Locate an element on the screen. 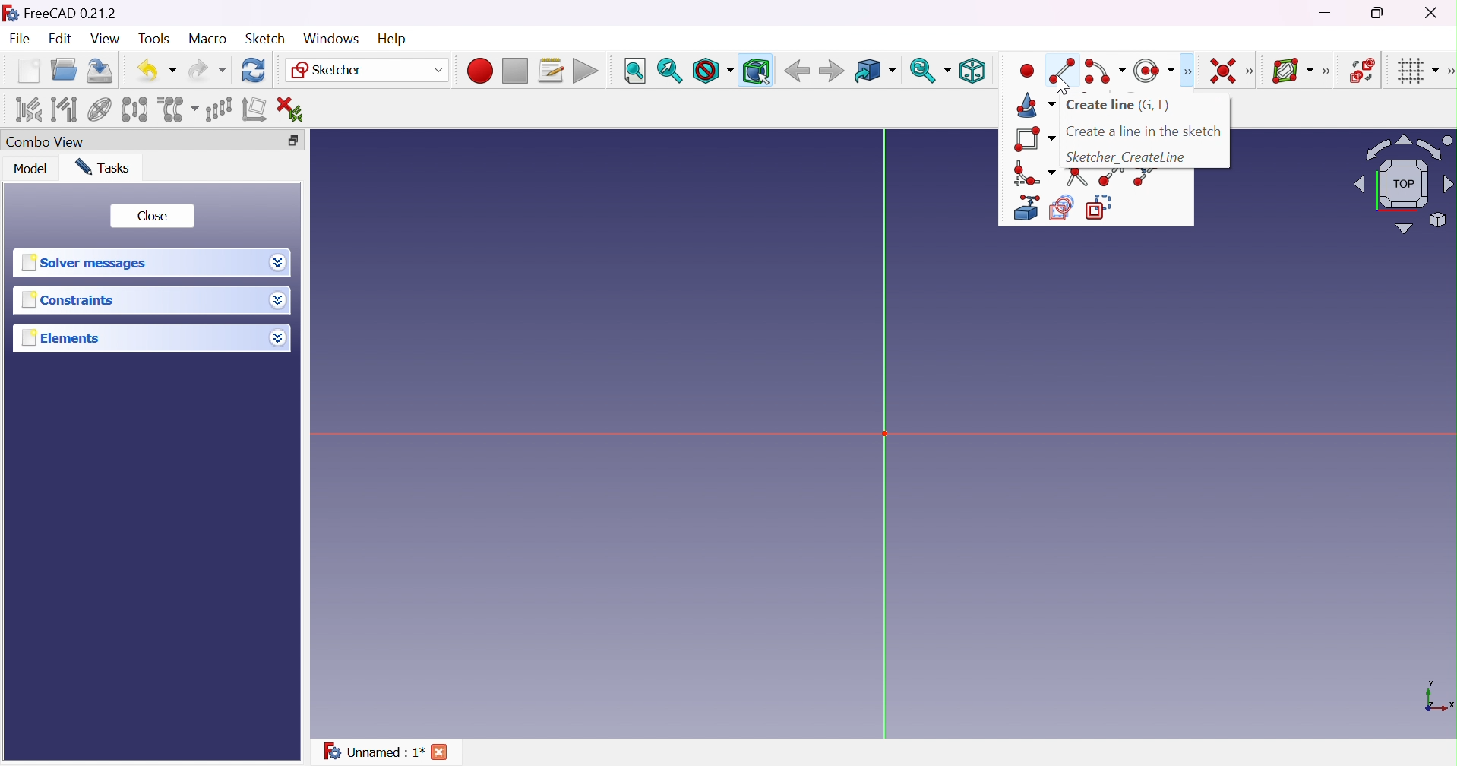 The height and width of the screenshot is (766, 1457). Redo is located at coordinates (206, 71).